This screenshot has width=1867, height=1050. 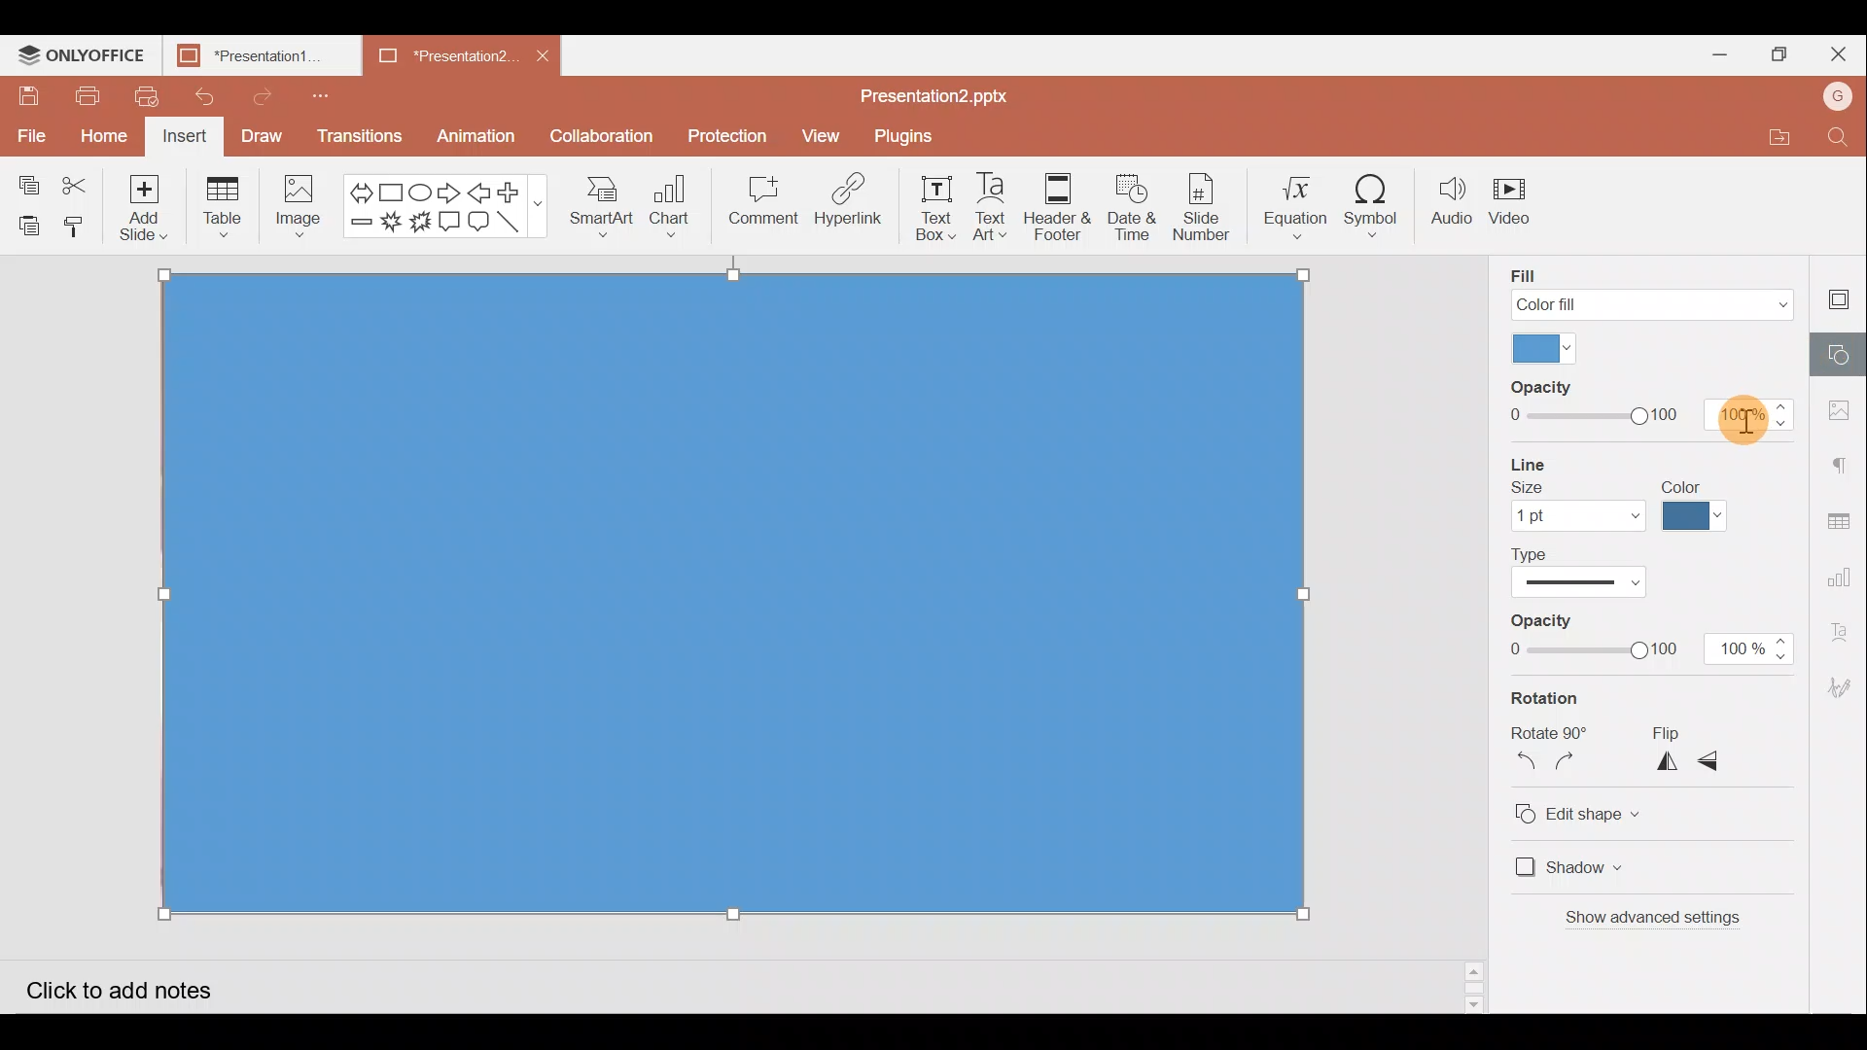 What do you see at coordinates (479, 191) in the screenshot?
I see `Left arrow` at bounding box center [479, 191].